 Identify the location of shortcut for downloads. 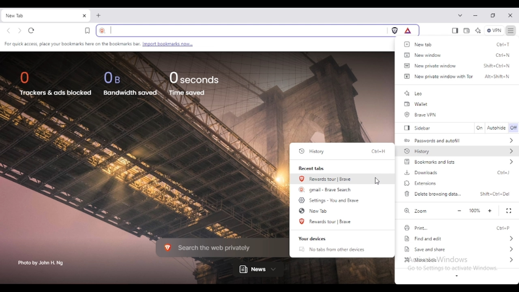
(504, 172).